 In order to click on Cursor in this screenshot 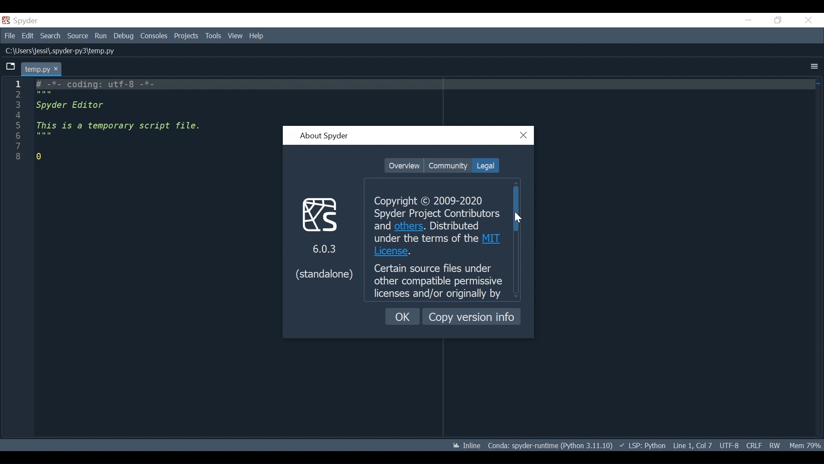, I will do `click(517, 217)`.